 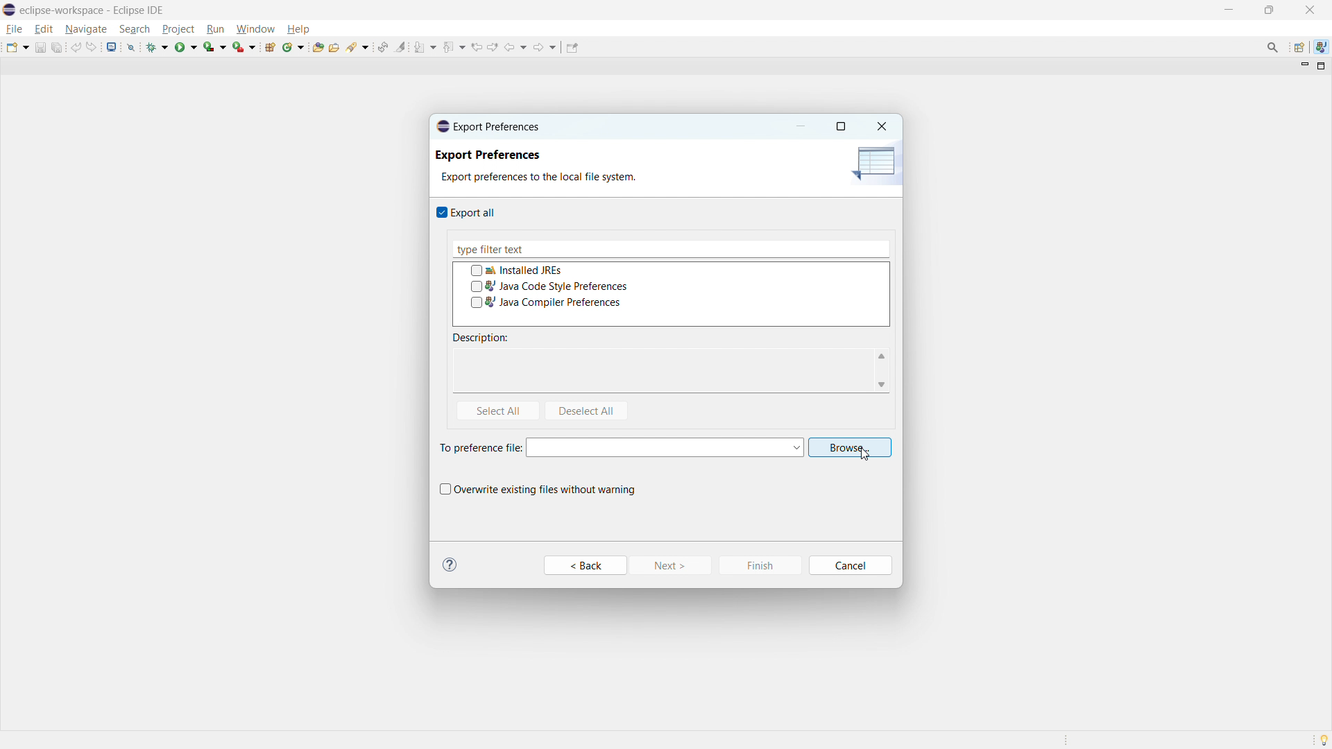 What do you see at coordinates (549, 286) in the screenshot?
I see `java code style preference` at bounding box center [549, 286].